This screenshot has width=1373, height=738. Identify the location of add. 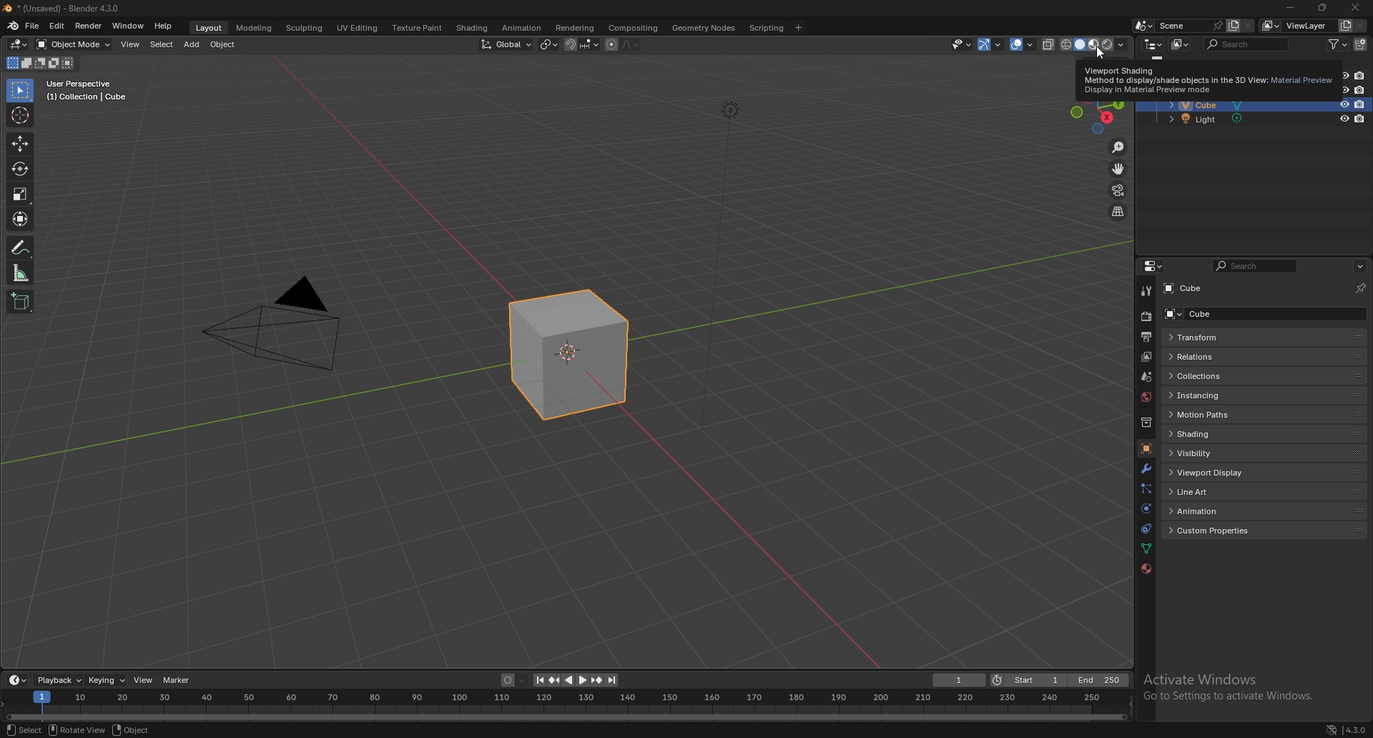
(193, 46).